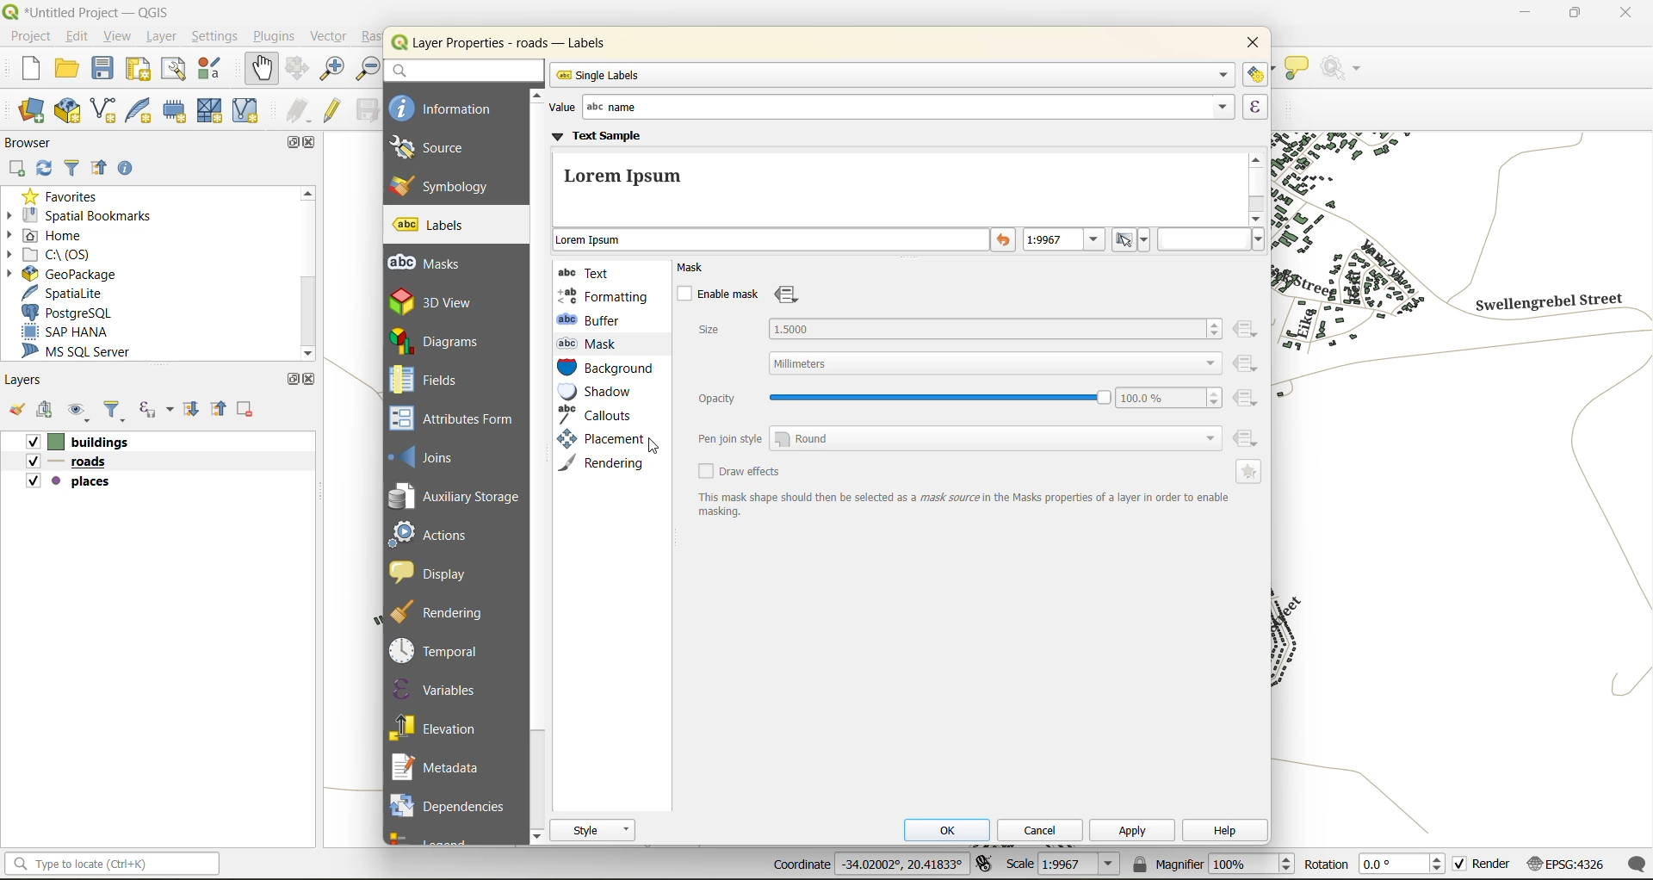 The height and width of the screenshot is (880, 1653). What do you see at coordinates (1044, 829) in the screenshot?
I see `cancel` at bounding box center [1044, 829].